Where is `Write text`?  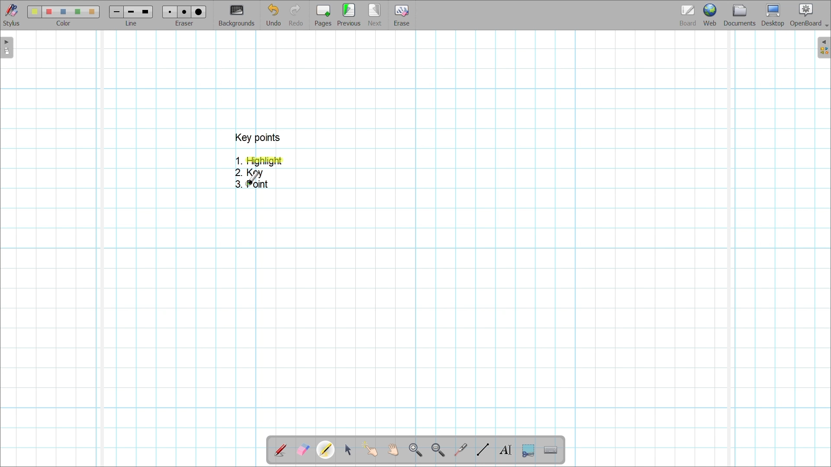
Write text is located at coordinates (505, 450).